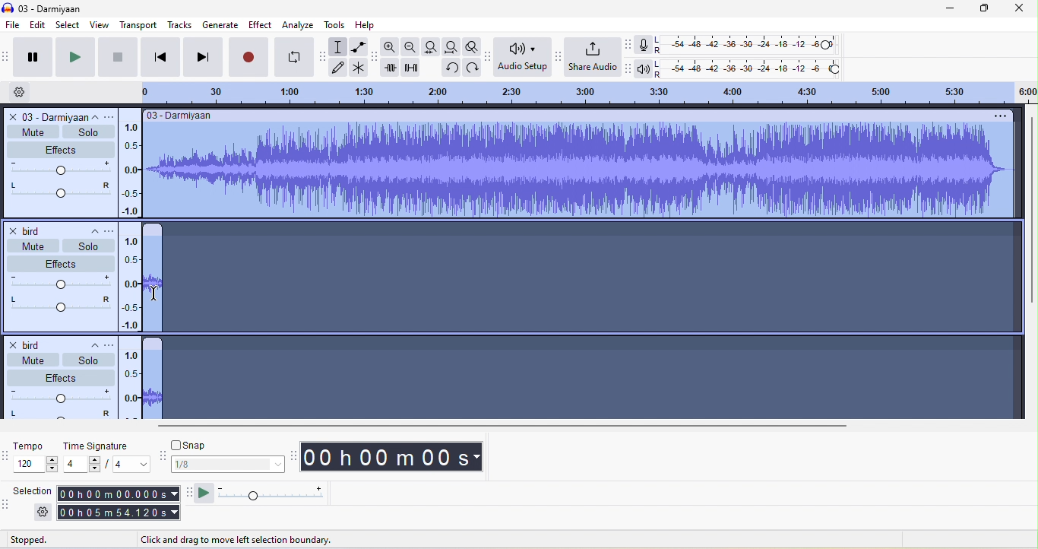 This screenshot has width=1038, height=549. I want to click on stopped, so click(46, 539).